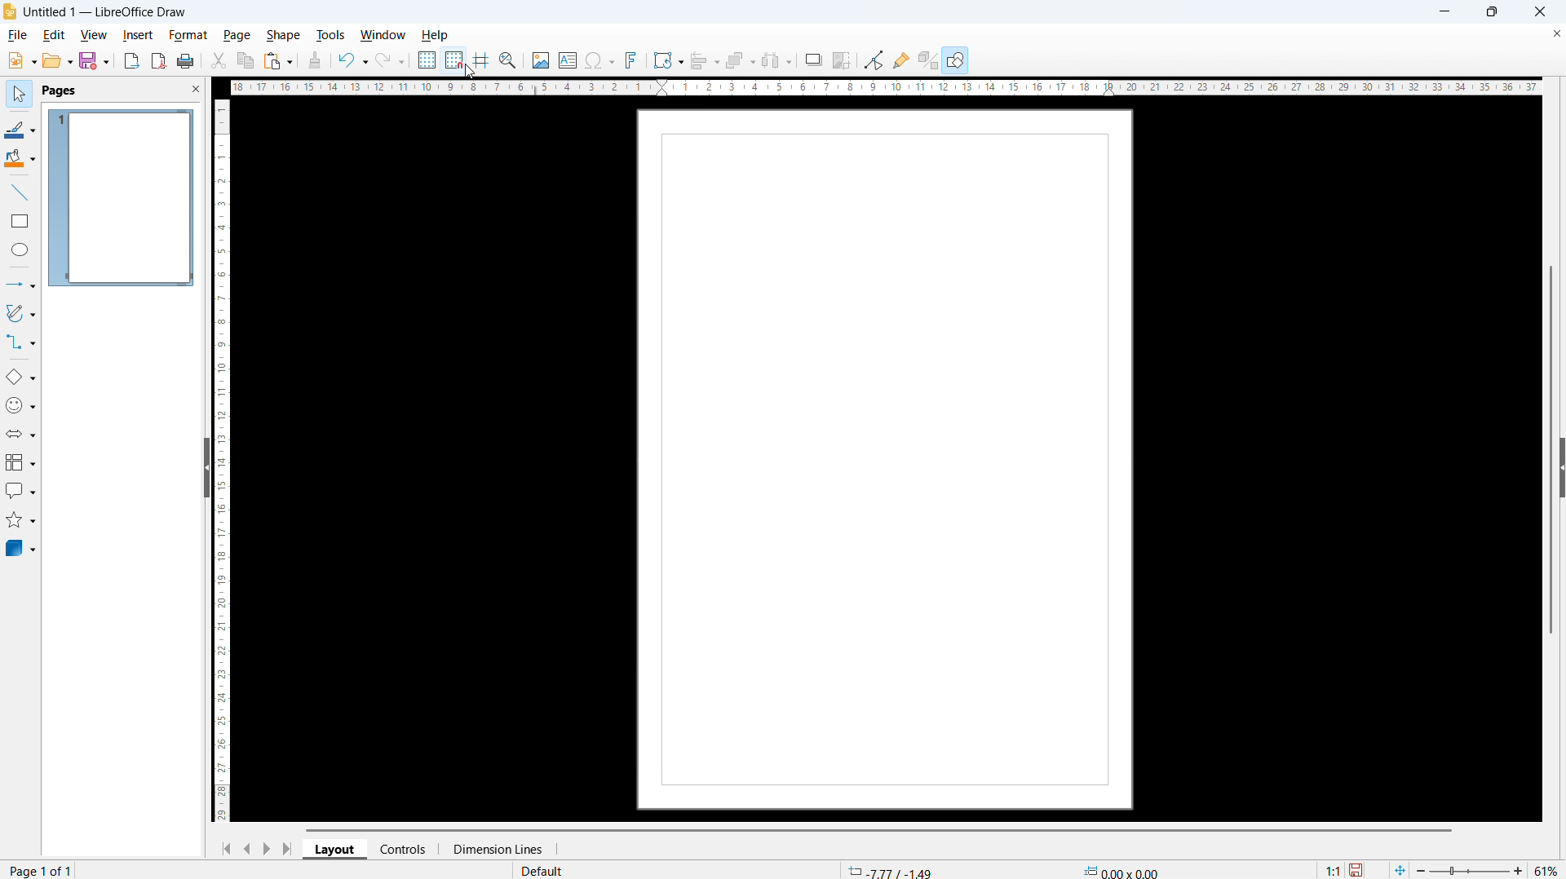 The width and height of the screenshot is (1566, 879). What do you see at coordinates (878, 830) in the screenshot?
I see `Horizontal scroll bar ` at bounding box center [878, 830].